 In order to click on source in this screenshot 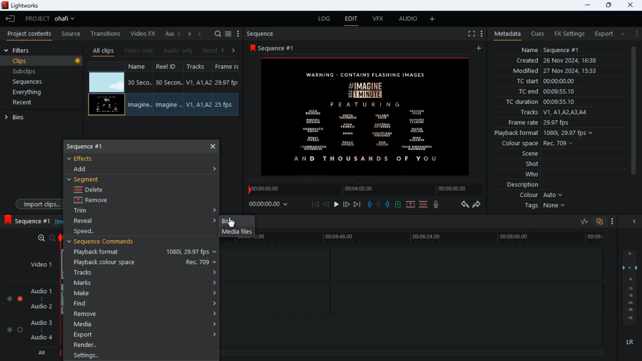, I will do `click(71, 34)`.